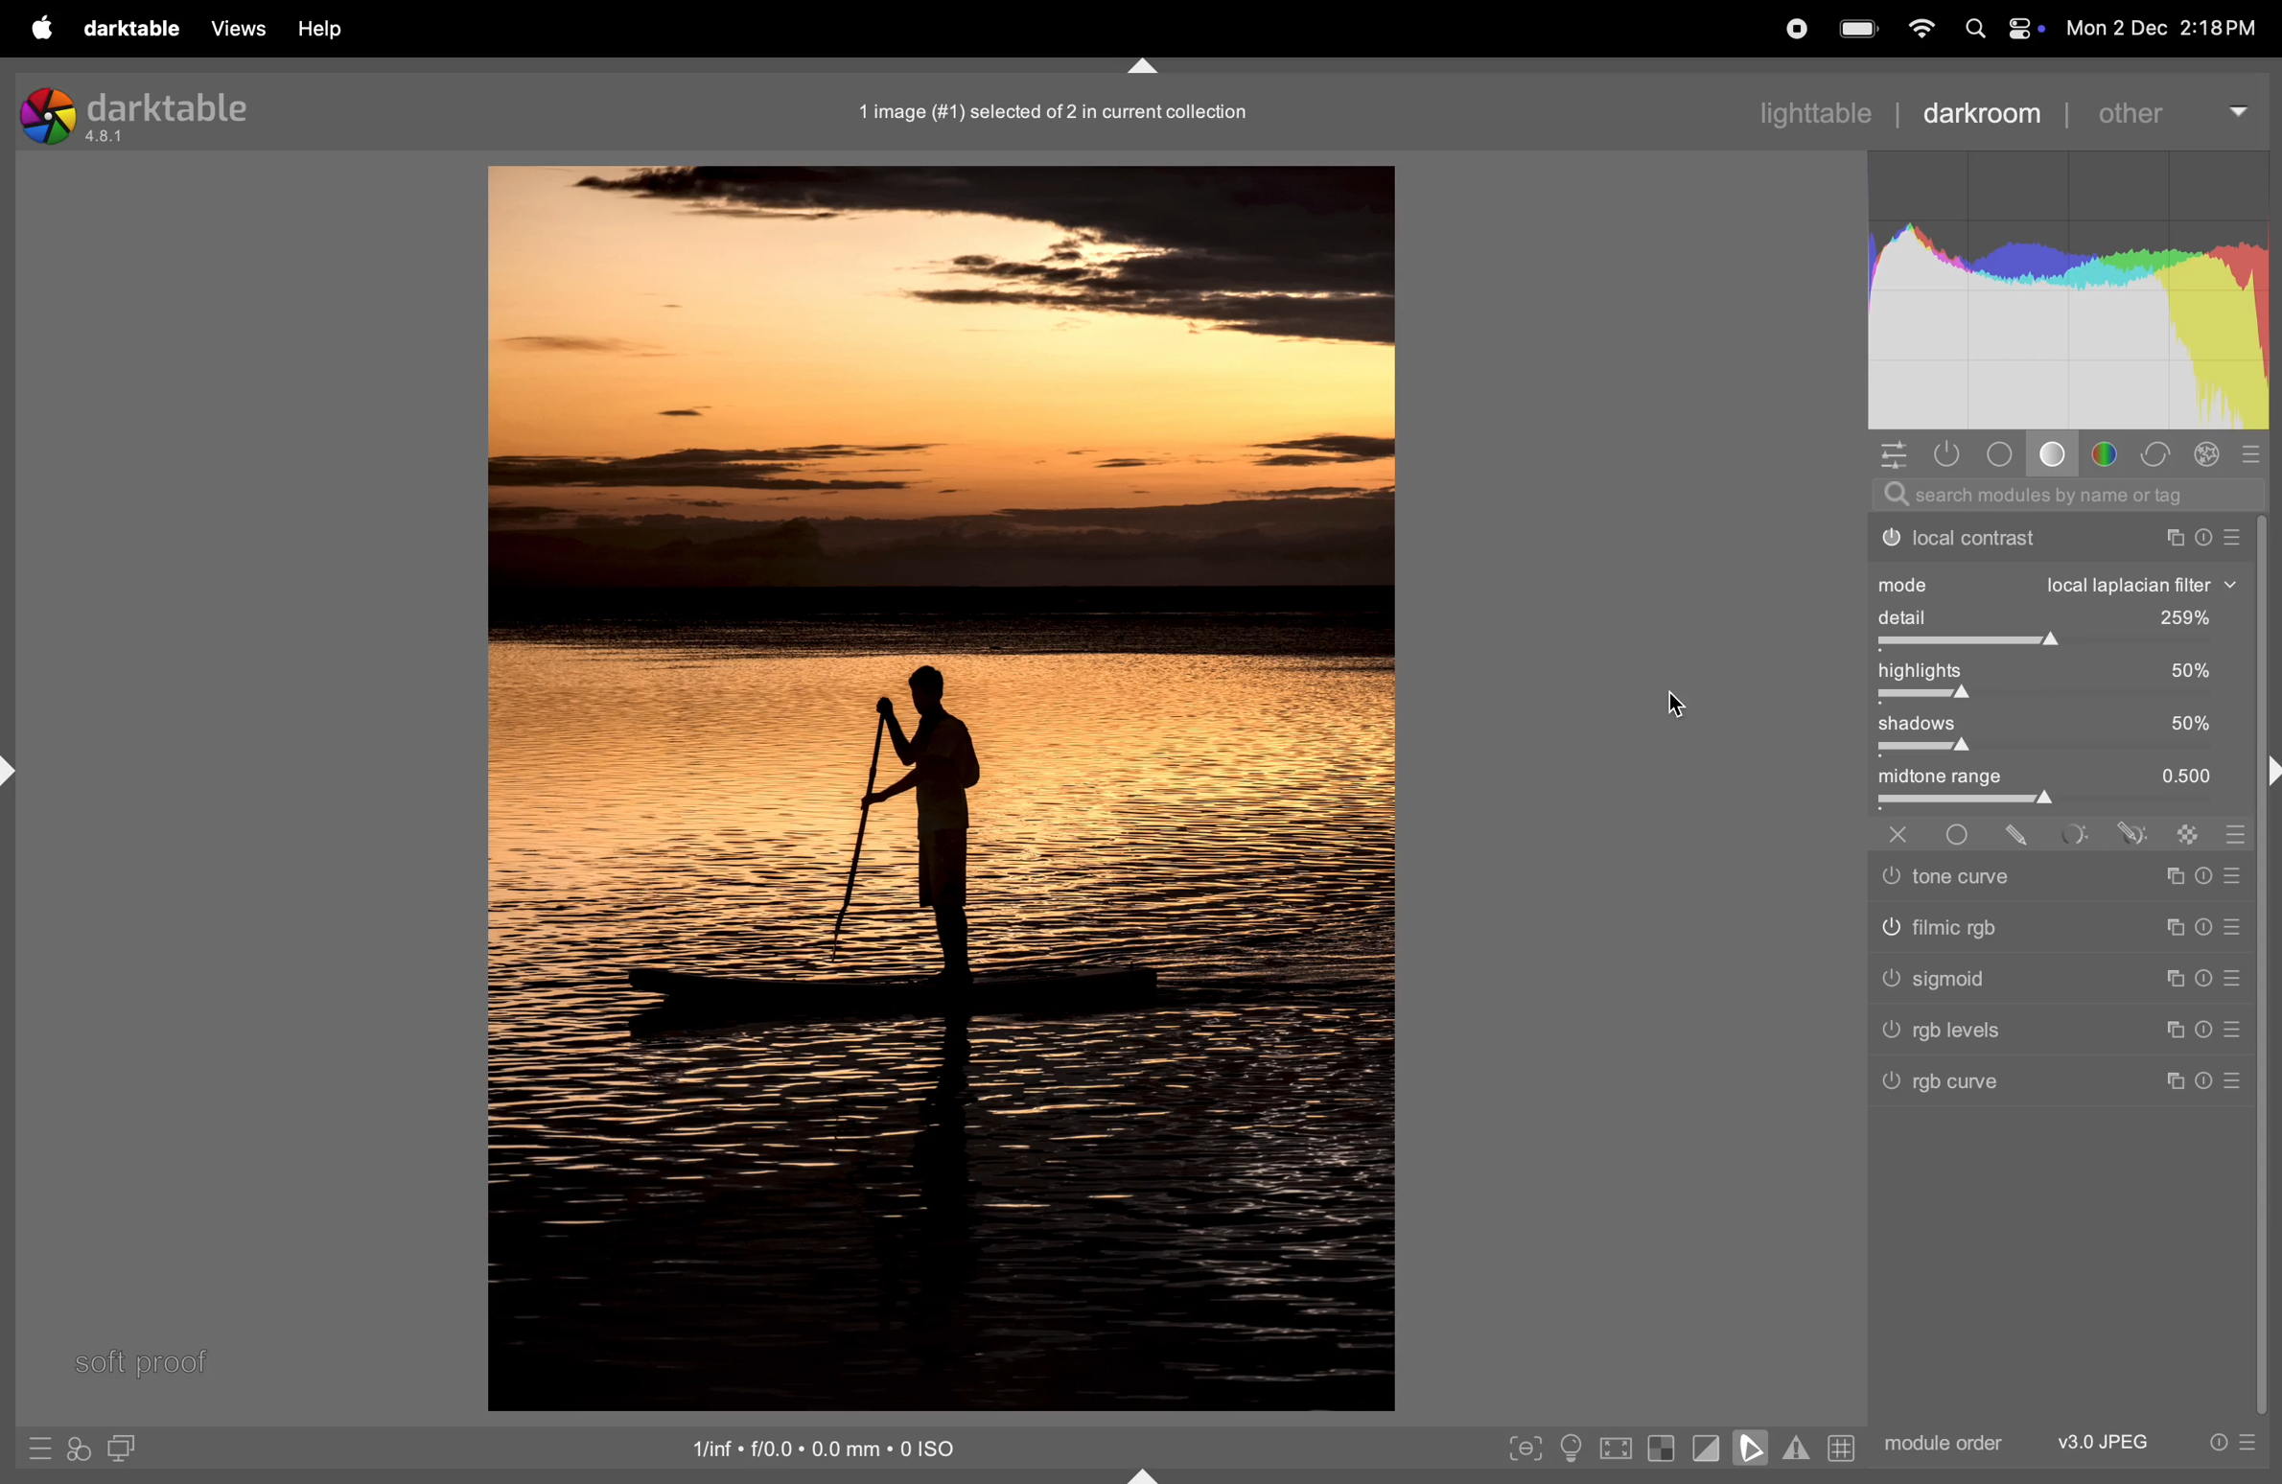 The height and width of the screenshot is (1484, 2282). Describe the element at coordinates (1524, 1447) in the screenshot. I see `toggle peak foucisng mode` at that location.